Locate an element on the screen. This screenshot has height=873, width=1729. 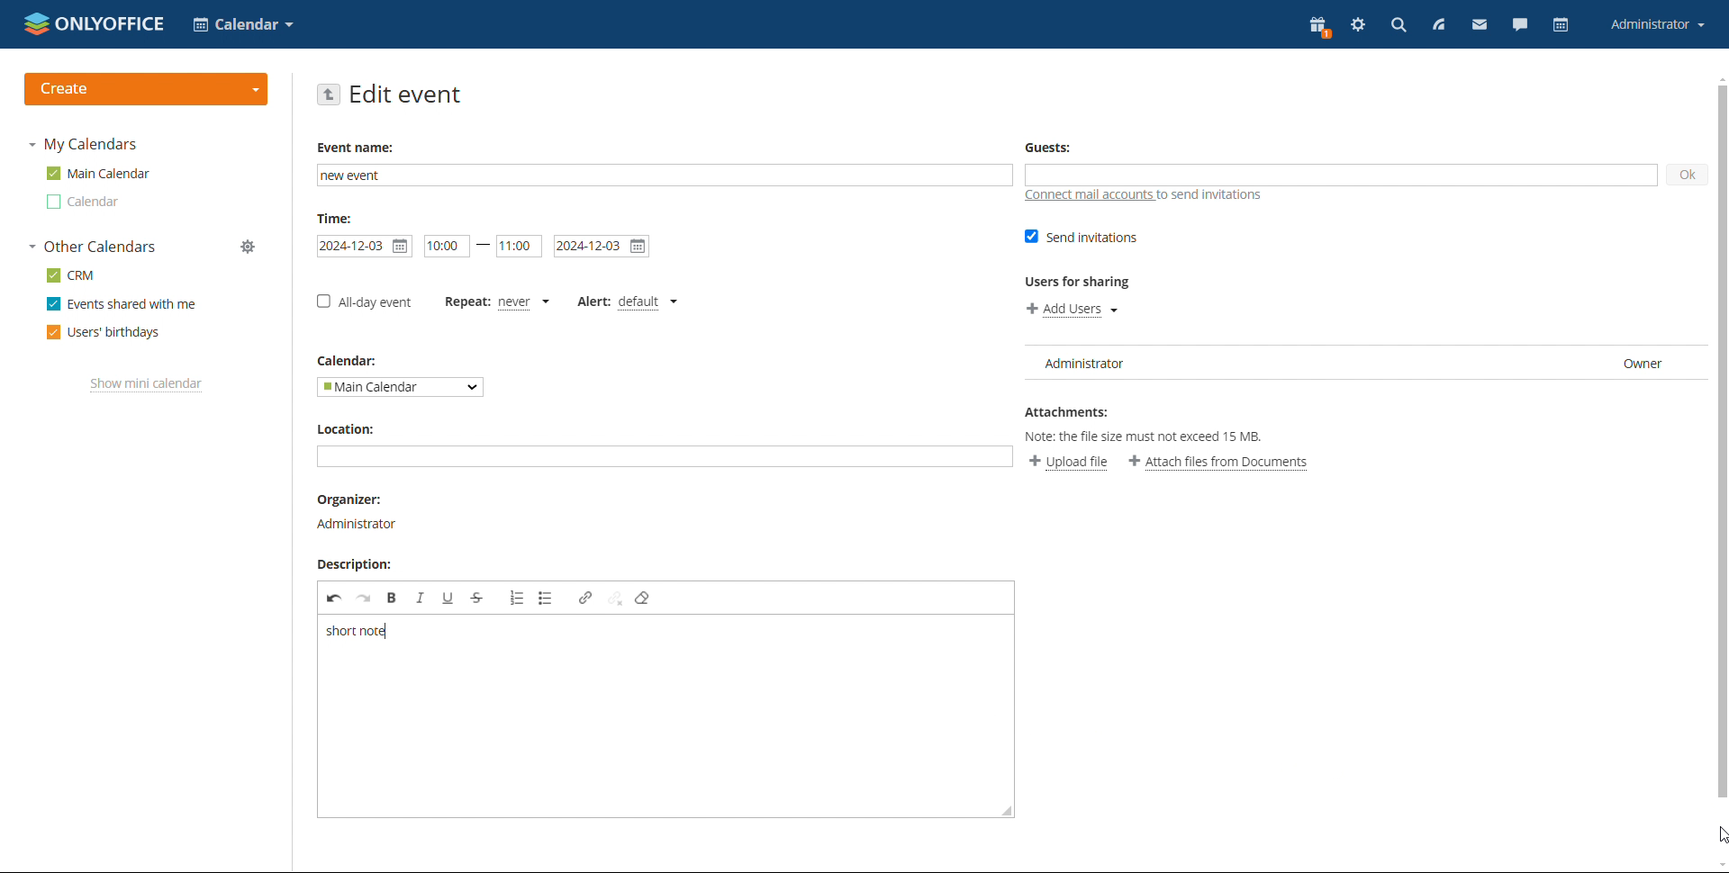
Administrator is located at coordinates (358, 523).